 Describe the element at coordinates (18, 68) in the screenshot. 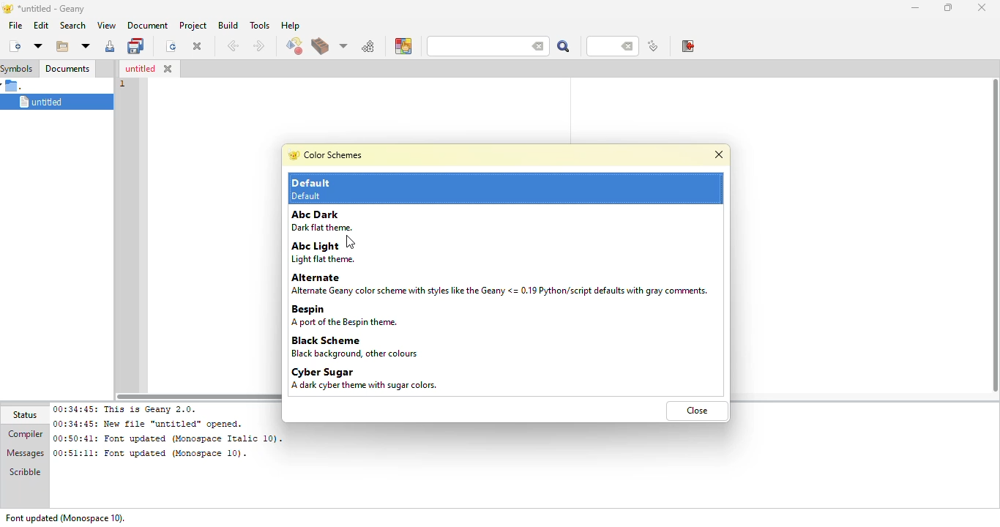

I see `symbols` at that location.